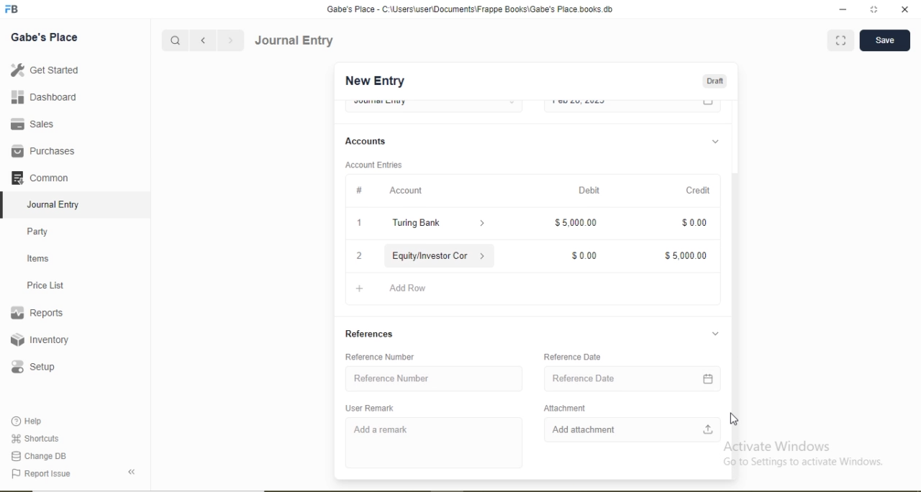 This screenshot has width=921, height=492. I want to click on Attachment, so click(564, 408).